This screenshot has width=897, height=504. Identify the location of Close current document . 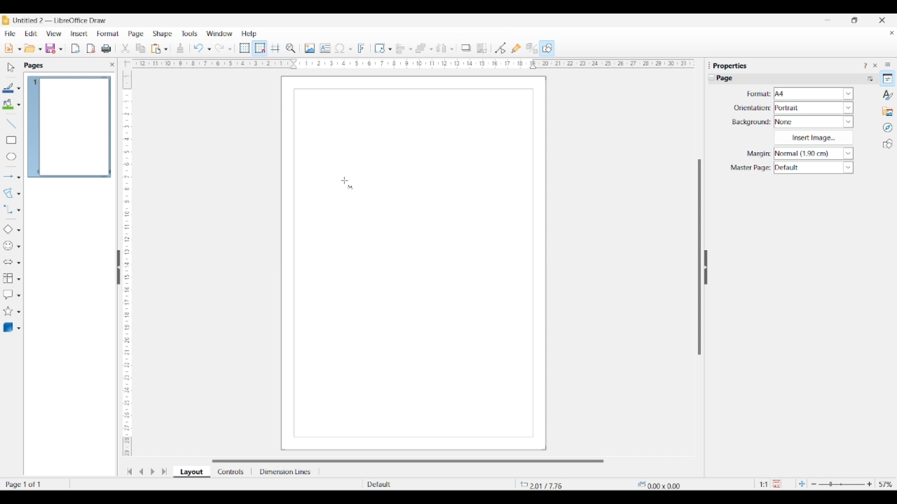
(891, 33).